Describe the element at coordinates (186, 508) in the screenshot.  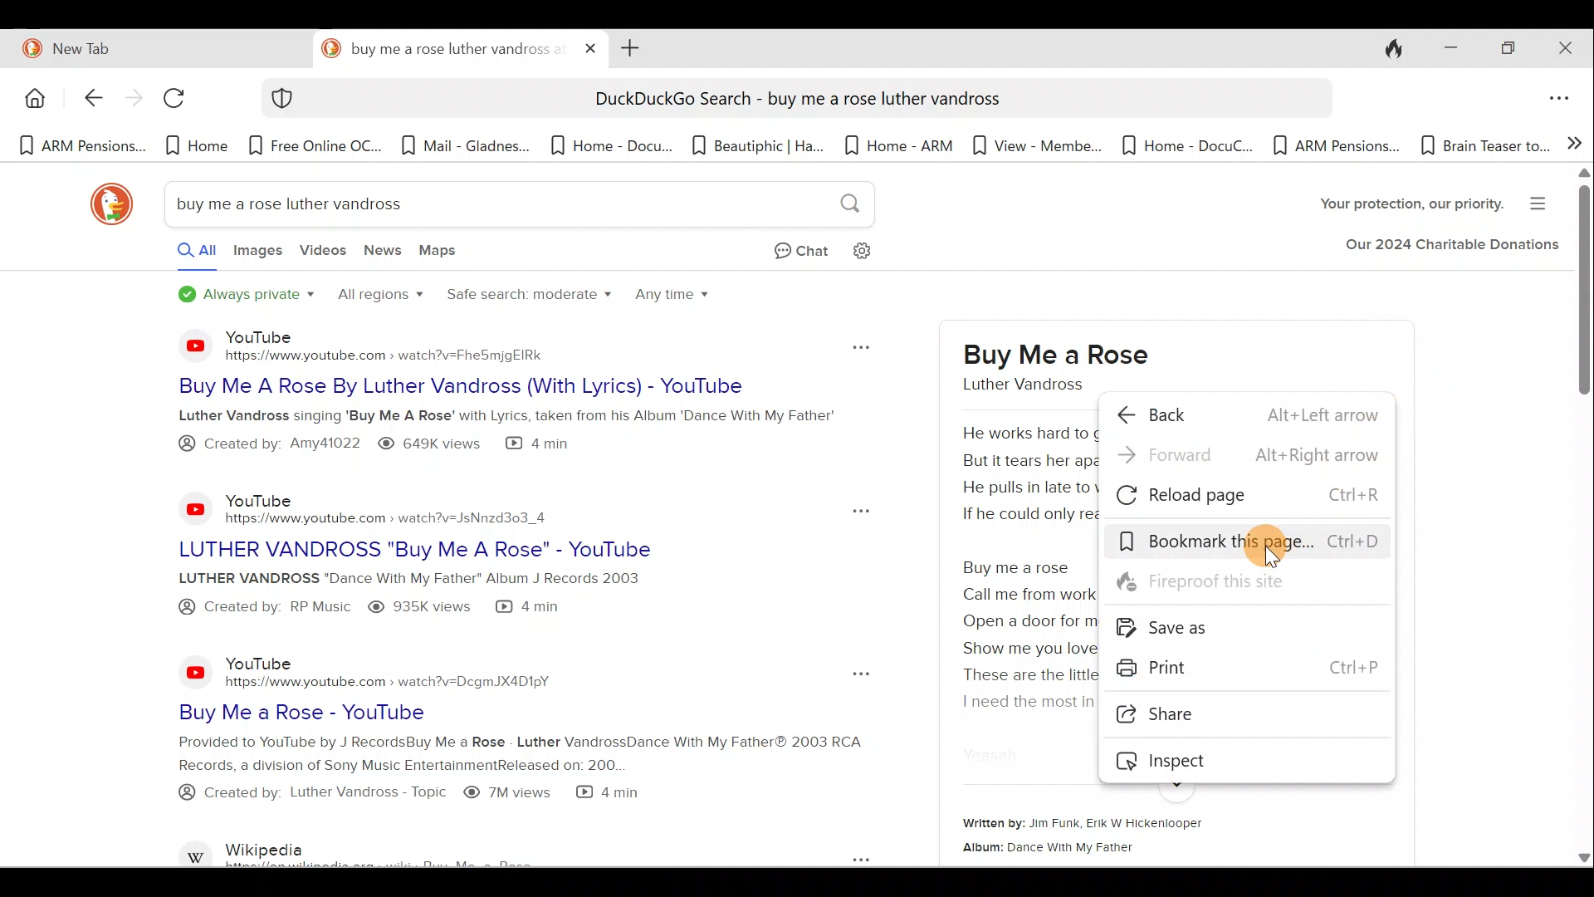
I see `YouTube logo` at that location.